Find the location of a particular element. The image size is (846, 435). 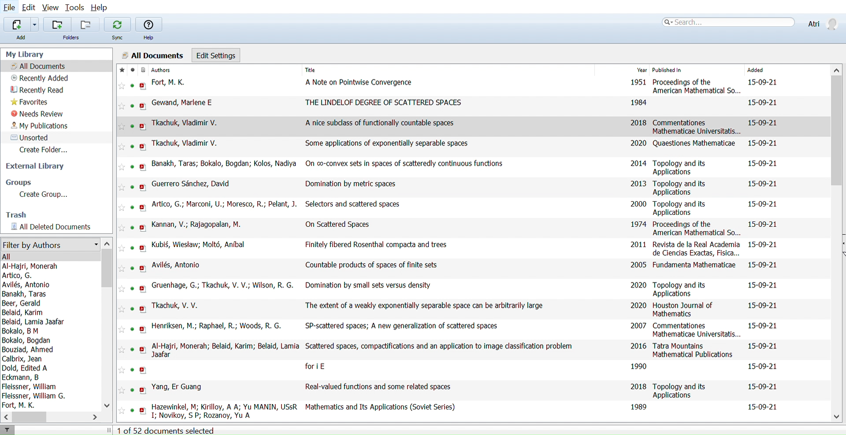

Create Group is located at coordinates (51, 195).